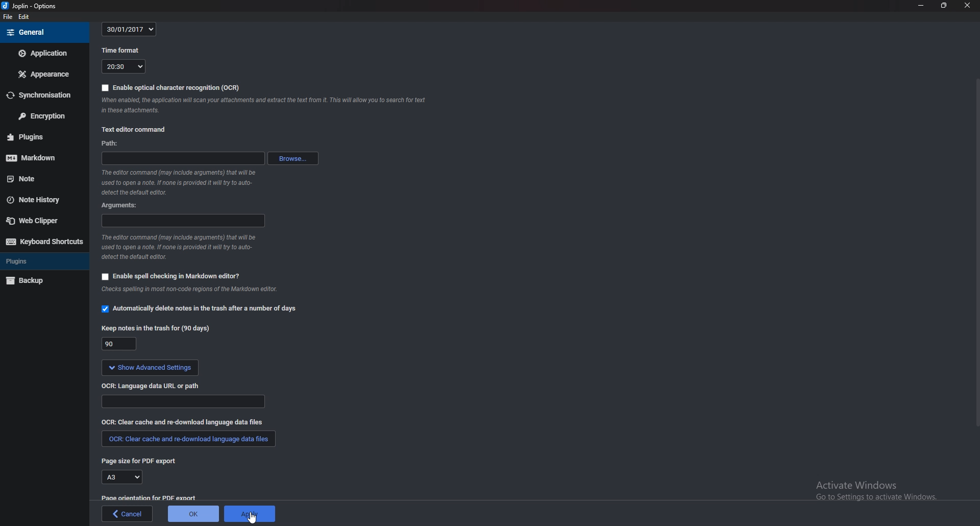  Describe the element at coordinates (183, 423) in the screenshot. I see `Clear cache and redownload language data files` at that location.